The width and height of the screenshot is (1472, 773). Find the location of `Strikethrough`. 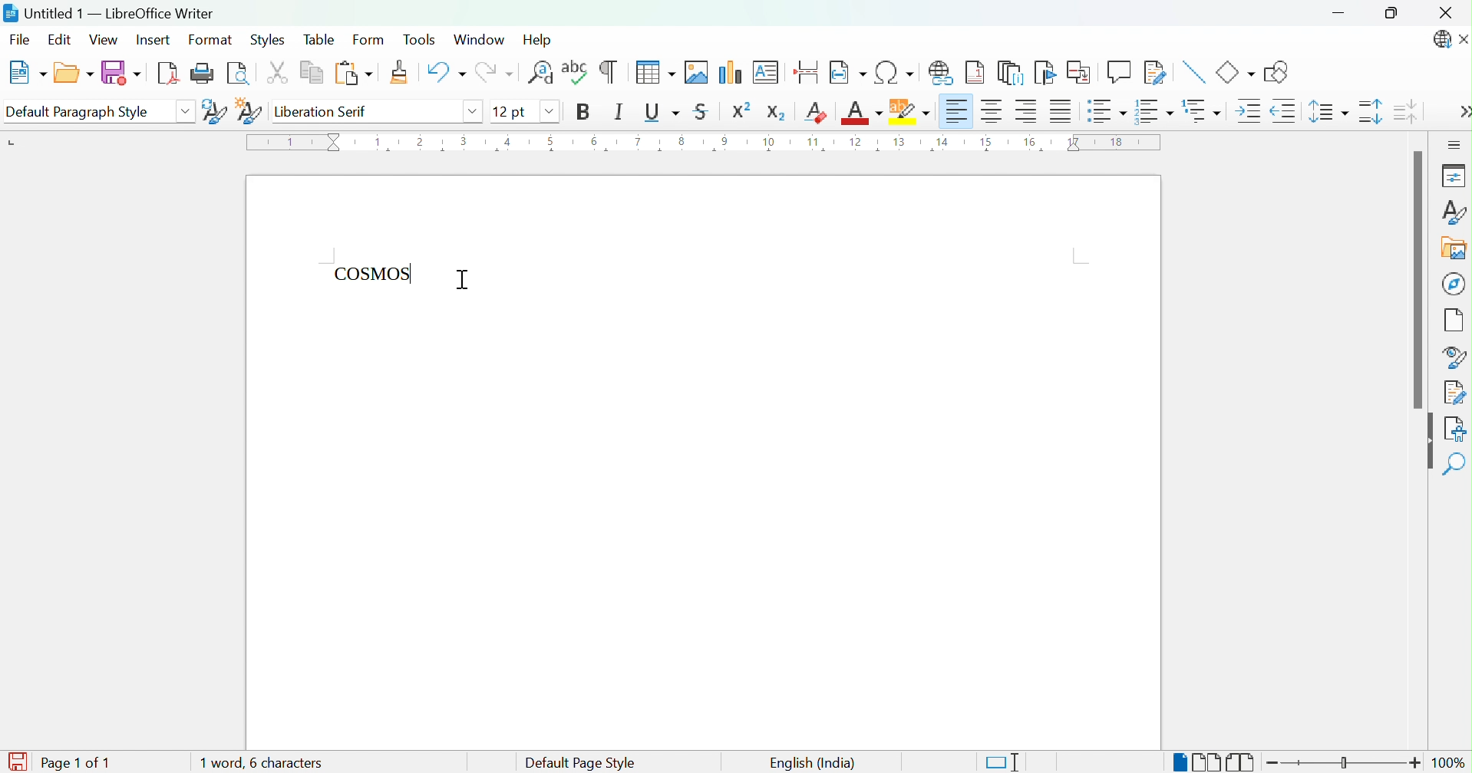

Strikethrough is located at coordinates (702, 113).